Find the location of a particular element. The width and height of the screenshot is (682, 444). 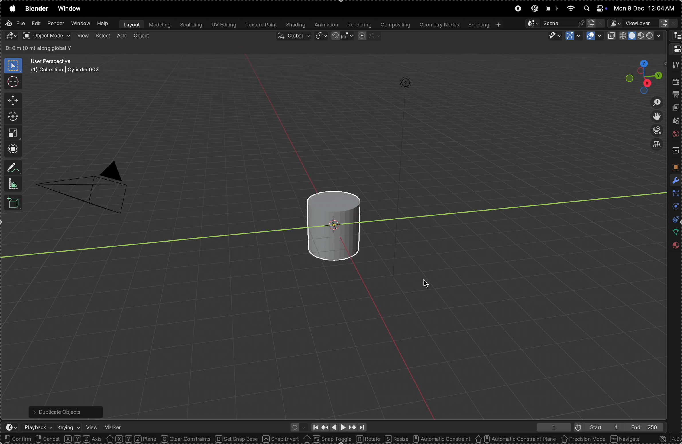

Animation is located at coordinates (327, 25).